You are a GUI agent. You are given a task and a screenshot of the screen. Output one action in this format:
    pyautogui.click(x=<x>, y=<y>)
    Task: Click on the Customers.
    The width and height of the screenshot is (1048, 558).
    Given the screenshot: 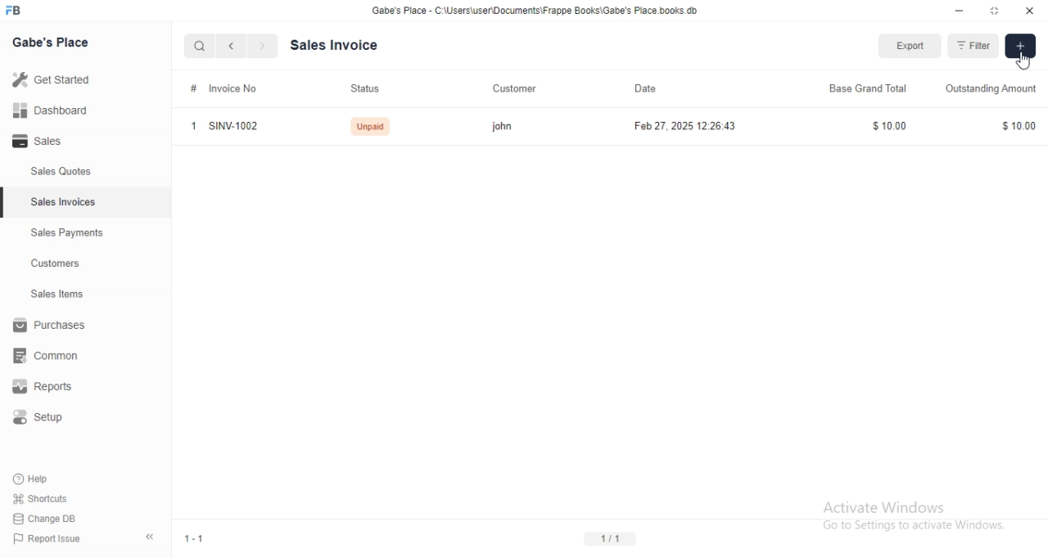 What is the action you would take?
    pyautogui.click(x=51, y=265)
    